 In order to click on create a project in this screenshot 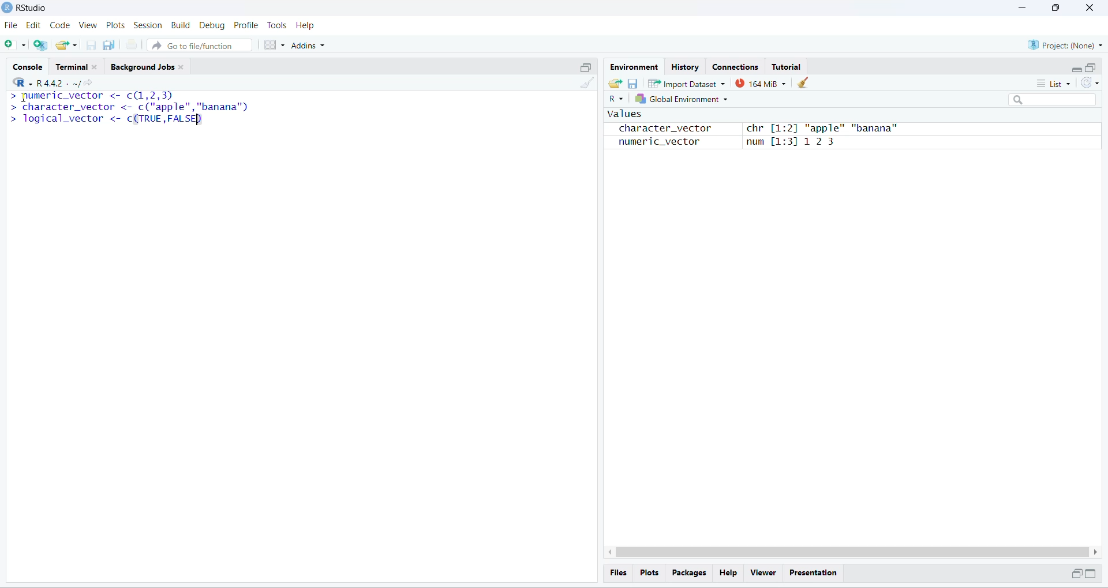, I will do `click(40, 45)`.